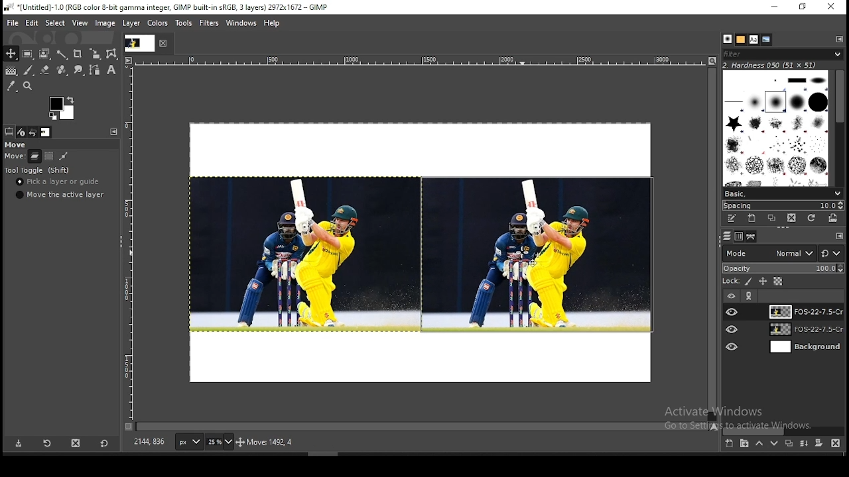  Describe the element at coordinates (803, 7) in the screenshot. I see `Maximise ` at that location.